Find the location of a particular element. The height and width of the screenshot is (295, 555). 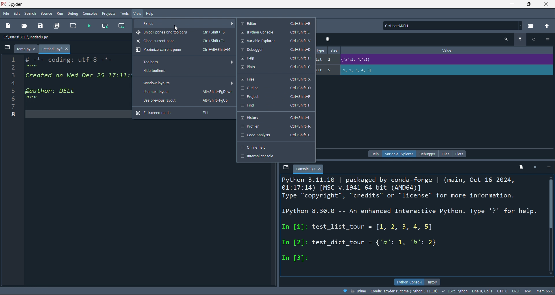

ipython console is located at coordinates (275, 32).